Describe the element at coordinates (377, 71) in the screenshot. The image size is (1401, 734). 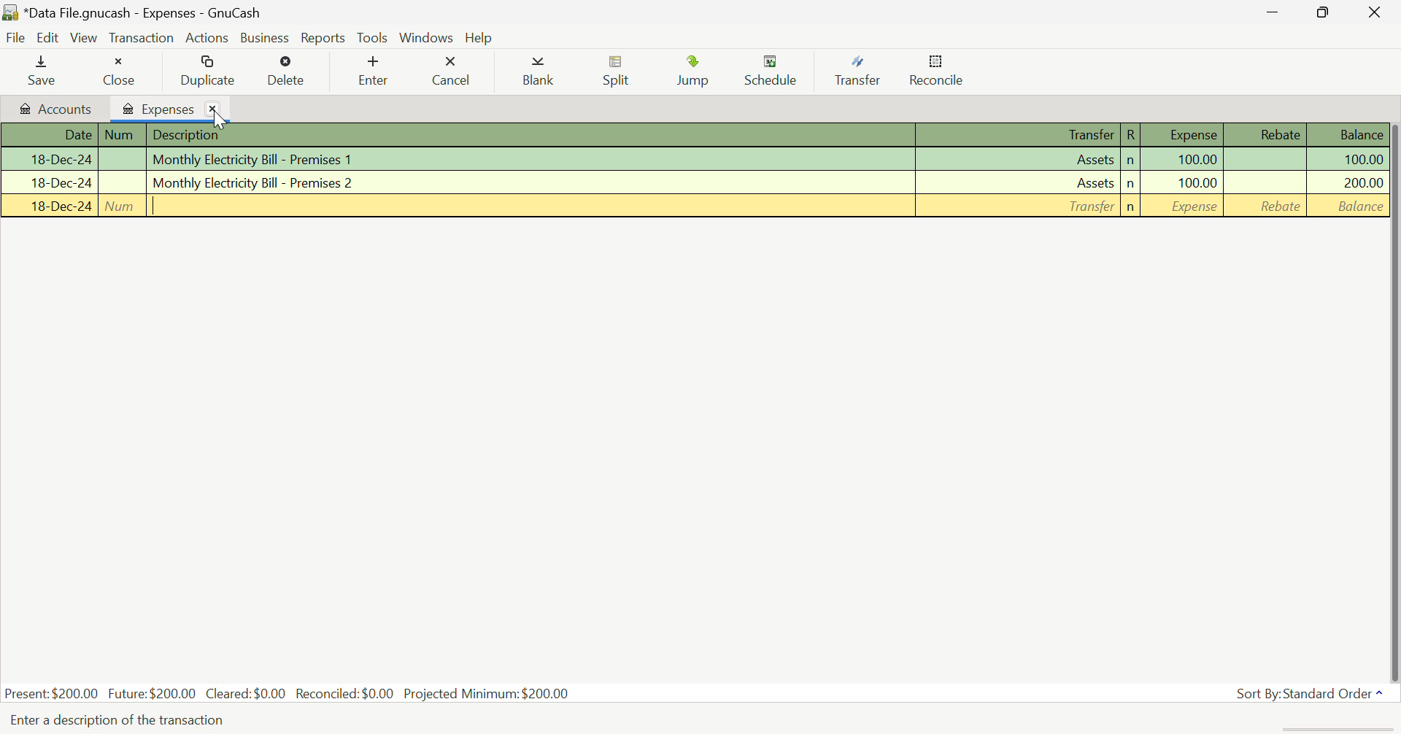
I see `Enter` at that location.